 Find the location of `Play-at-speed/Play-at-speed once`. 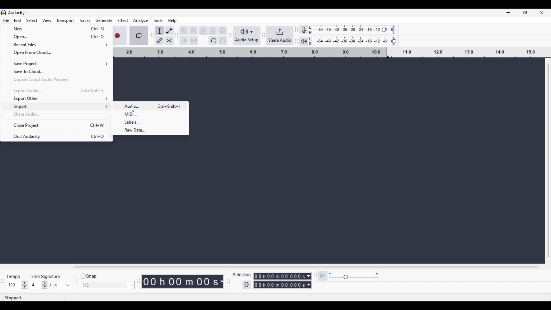

Play-at-speed/Play-at-speed once is located at coordinates (323, 276).